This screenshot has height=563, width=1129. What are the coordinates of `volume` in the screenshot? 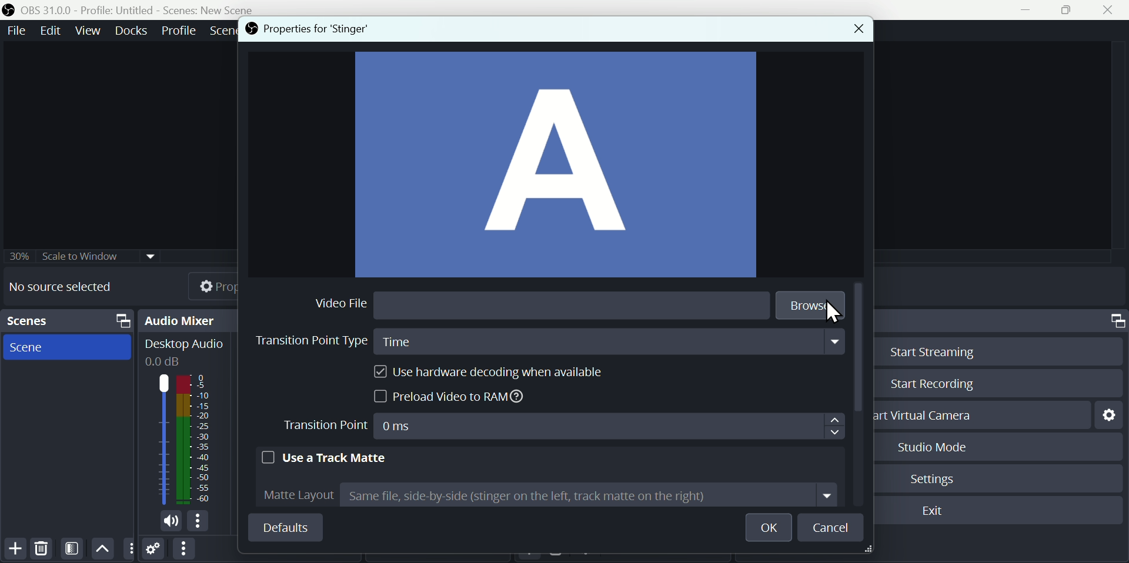 It's located at (168, 522).